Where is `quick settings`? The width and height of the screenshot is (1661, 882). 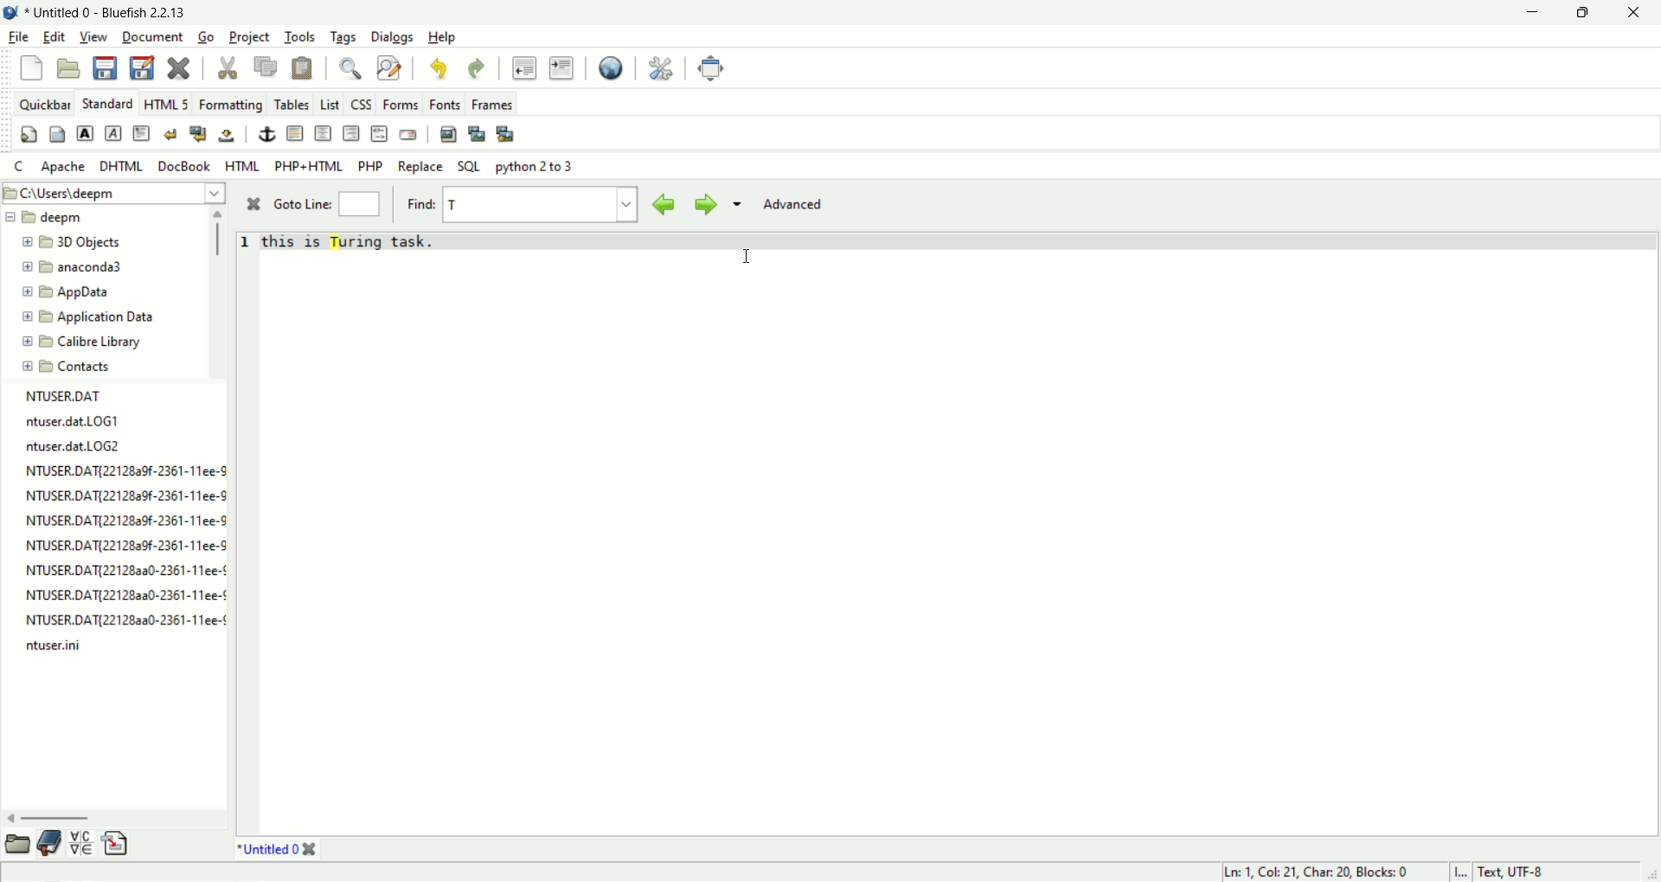
quick settings is located at coordinates (29, 136).